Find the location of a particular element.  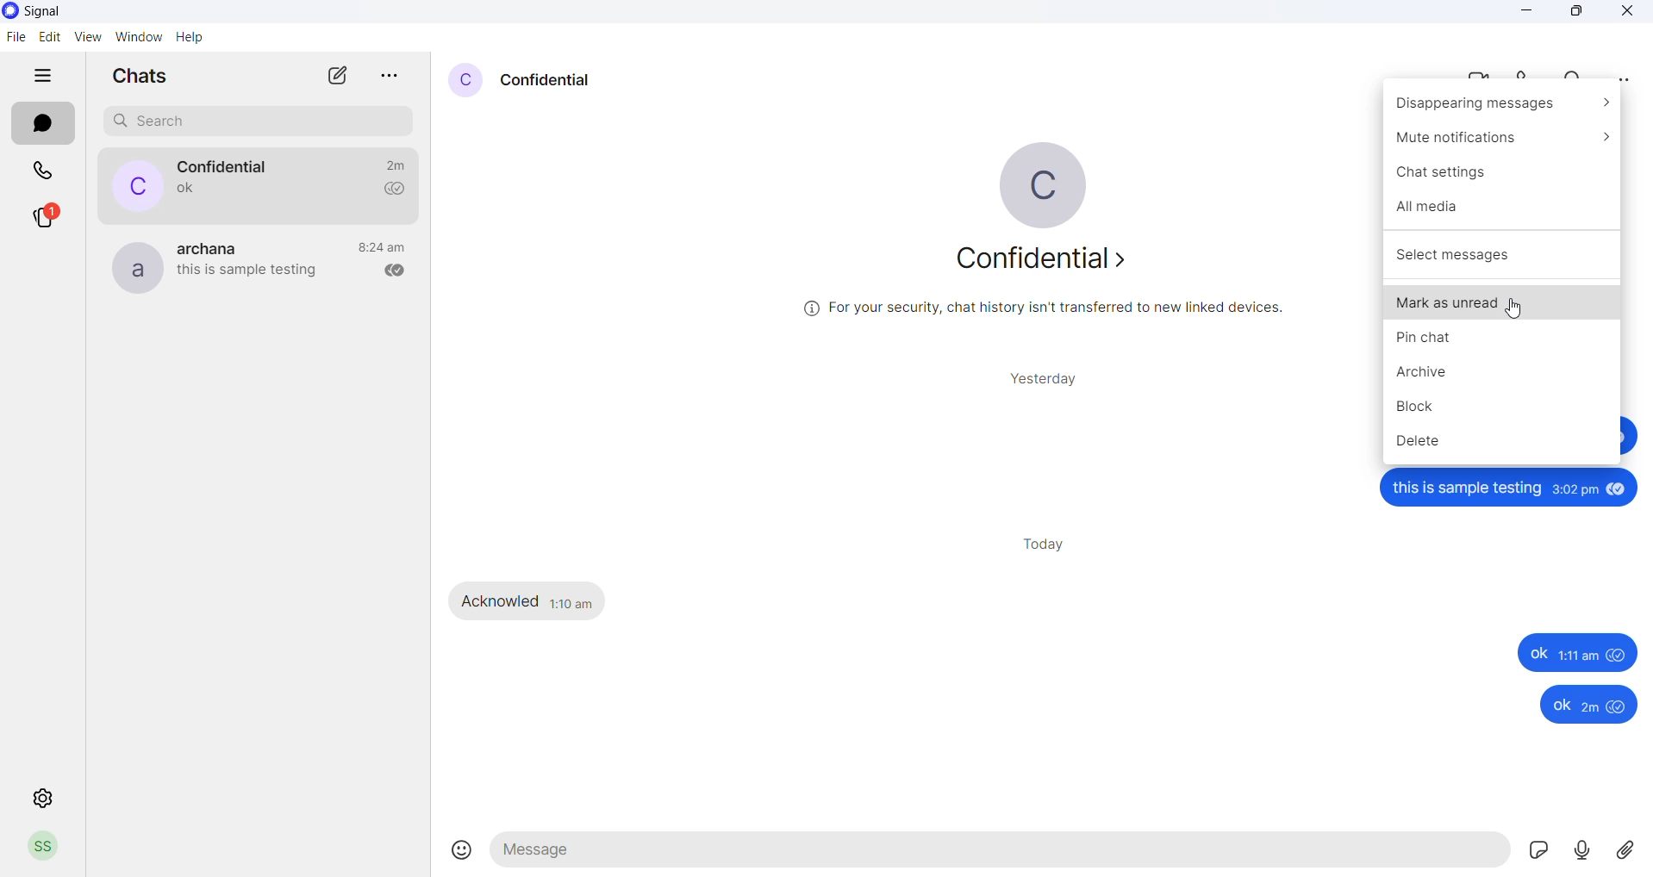

share attachment is located at coordinates (1629, 850).